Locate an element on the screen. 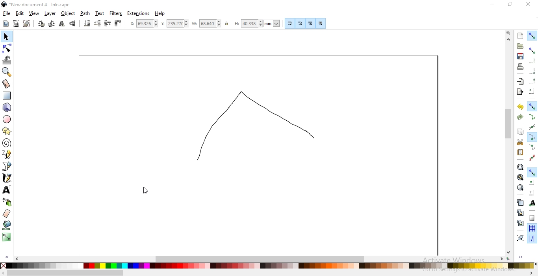 Image resolution: width=538 pixels, height=276 pixels. undo is located at coordinates (520, 106).